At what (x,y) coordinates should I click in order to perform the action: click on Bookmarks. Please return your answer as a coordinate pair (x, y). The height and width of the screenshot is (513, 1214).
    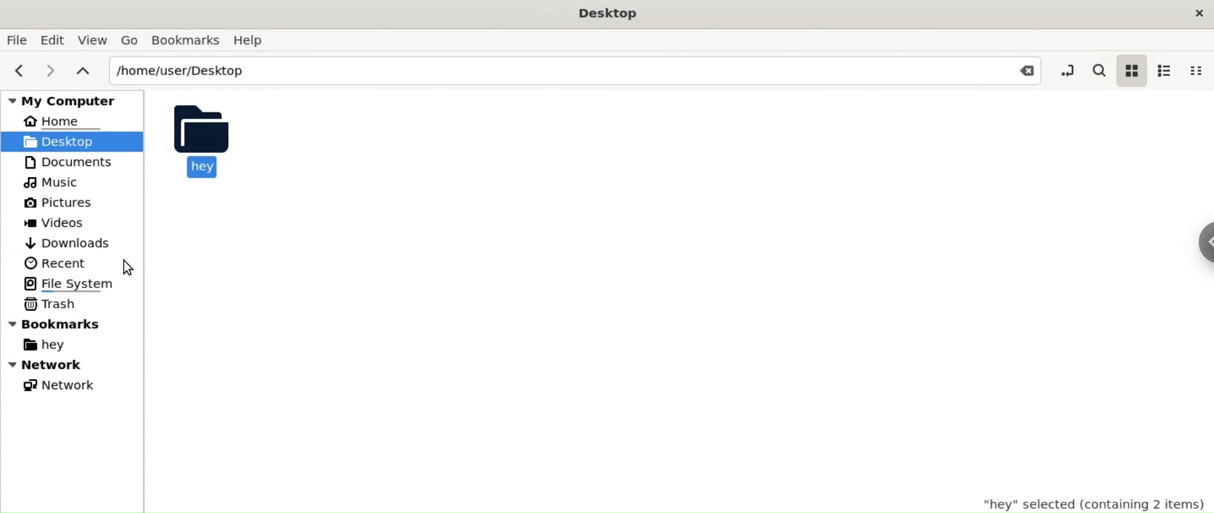
    Looking at the image, I should click on (73, 323).